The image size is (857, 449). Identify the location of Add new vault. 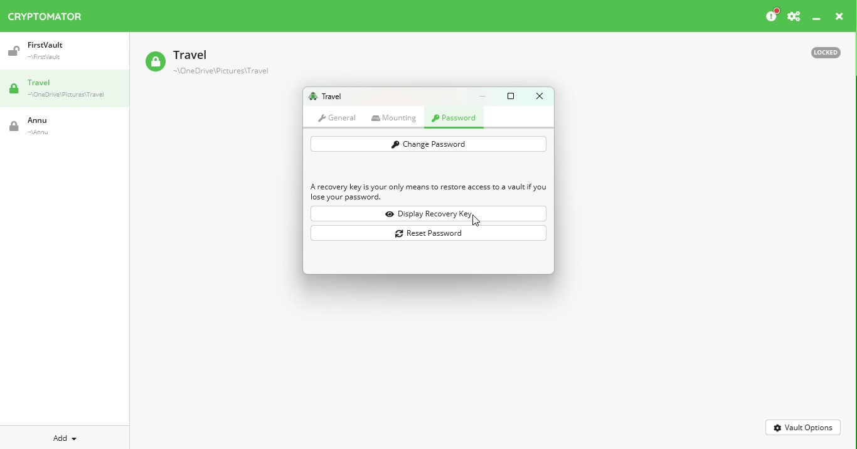
(65, 436).